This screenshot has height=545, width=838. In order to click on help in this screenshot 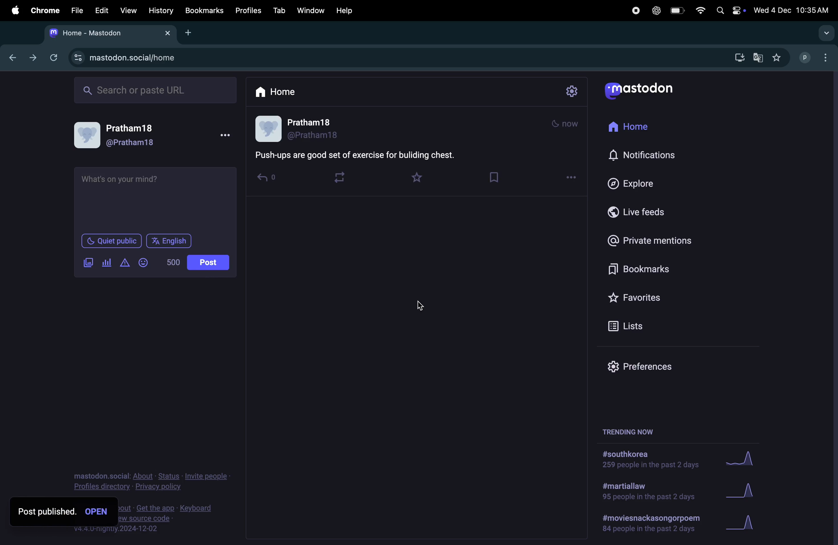, I will do `click(351, 9)`.